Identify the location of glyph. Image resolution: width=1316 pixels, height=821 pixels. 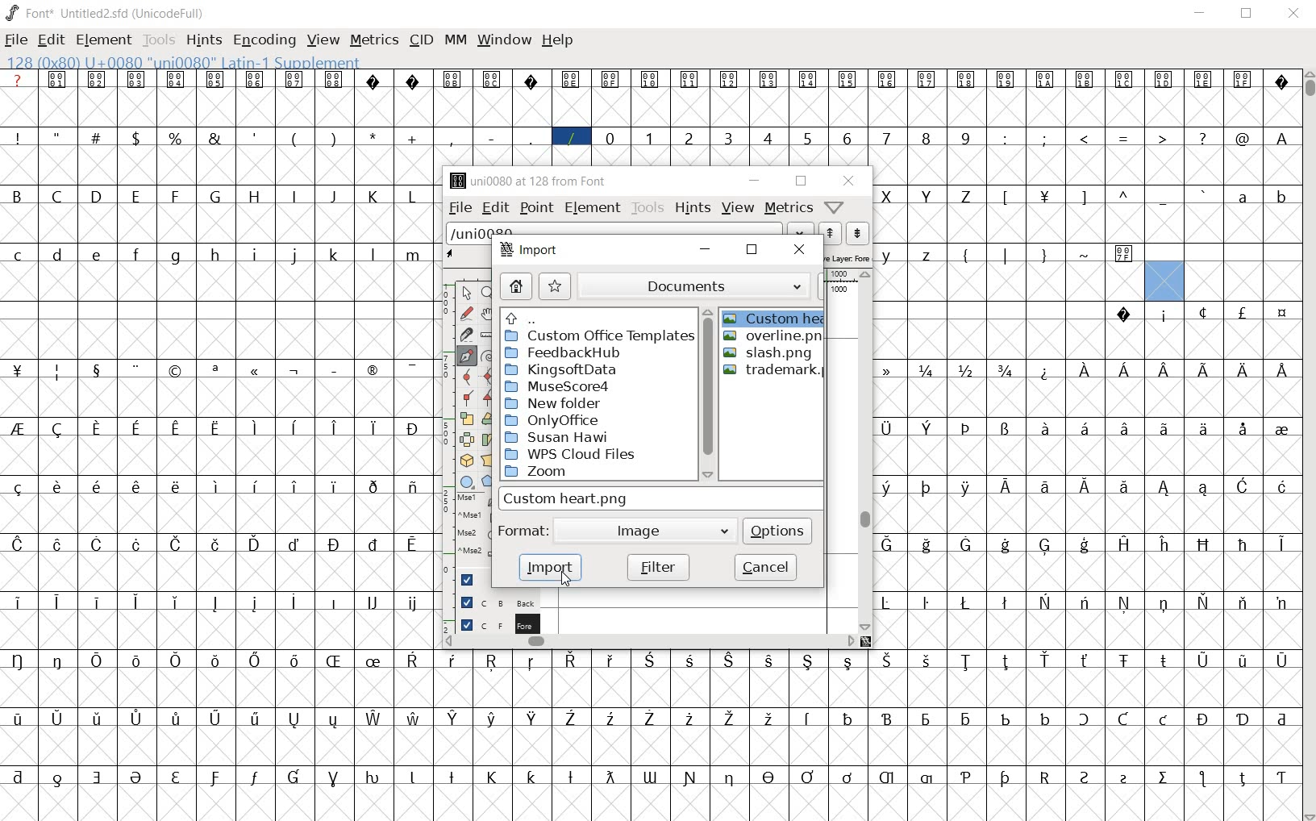
(1006, 778).